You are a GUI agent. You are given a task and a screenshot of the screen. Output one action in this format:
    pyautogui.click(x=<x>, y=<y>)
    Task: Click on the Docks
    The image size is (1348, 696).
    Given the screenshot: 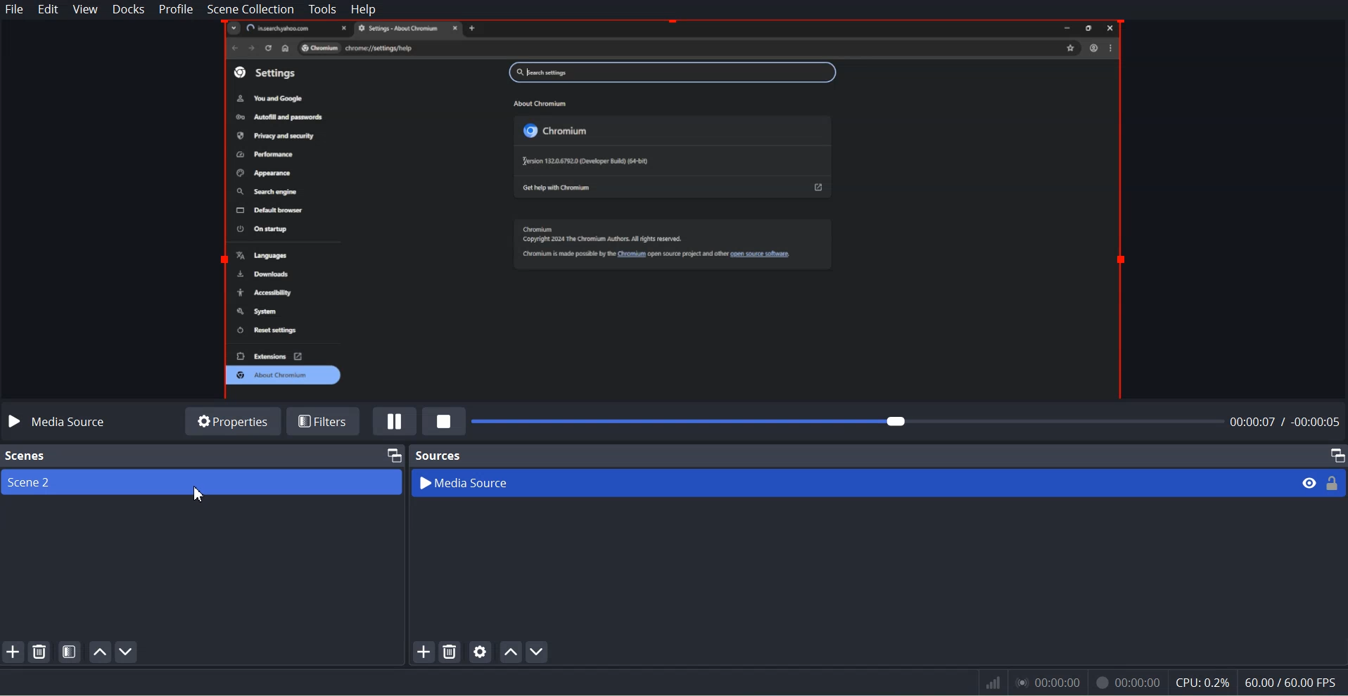 What is the action you would take?
    pyautogui.click(x=128, y=10)
    